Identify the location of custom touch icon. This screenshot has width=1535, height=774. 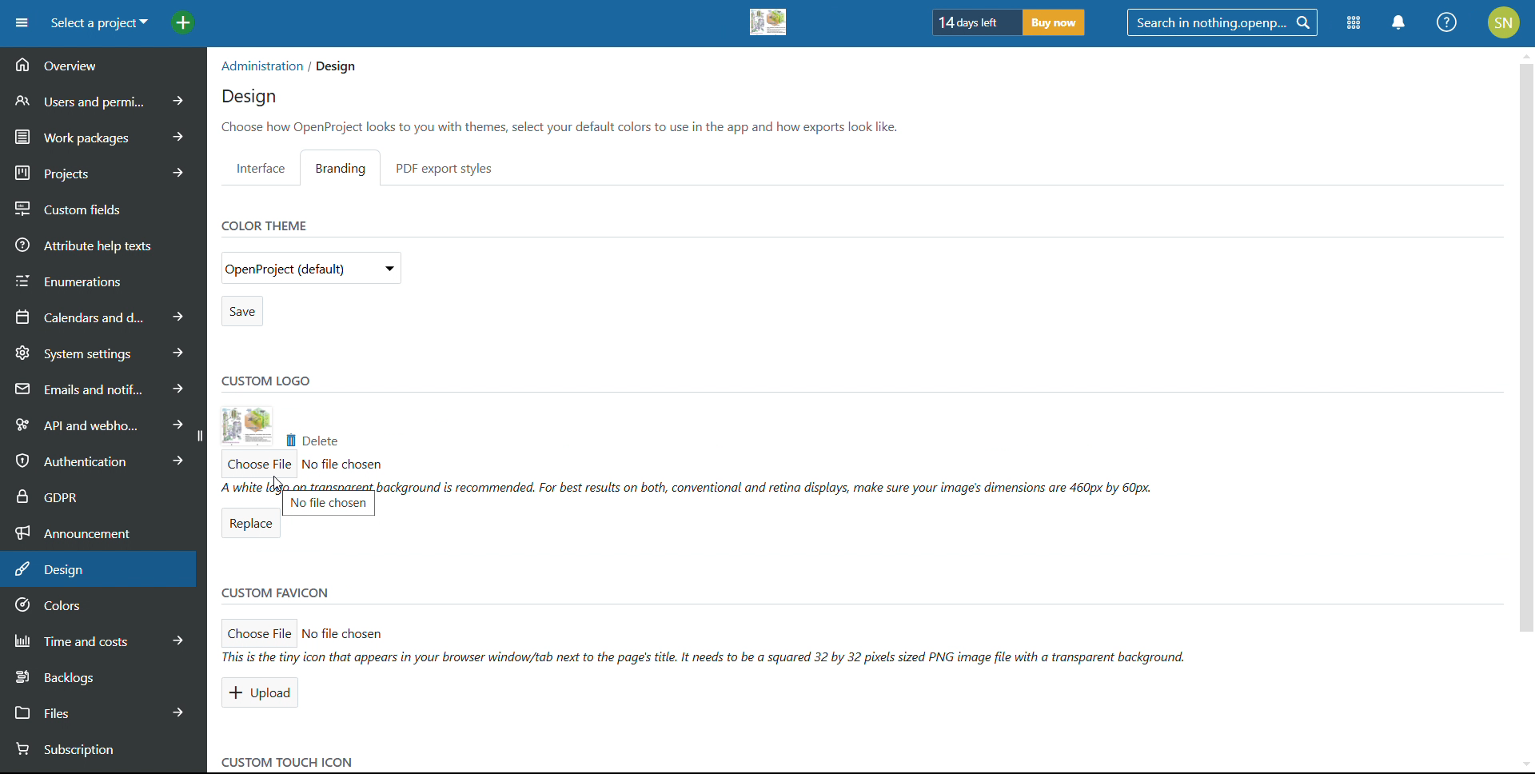
(285, 762).